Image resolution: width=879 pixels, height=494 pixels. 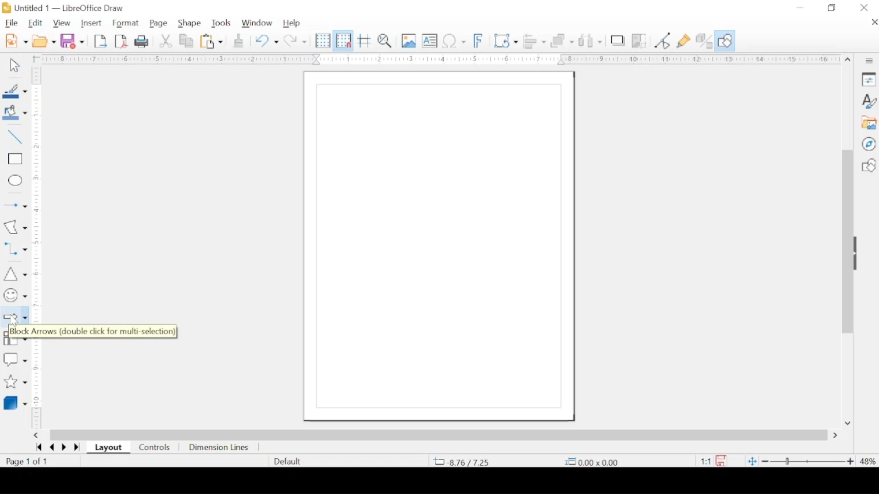 I want to click on insert arrow, so click(x=14, y=205).